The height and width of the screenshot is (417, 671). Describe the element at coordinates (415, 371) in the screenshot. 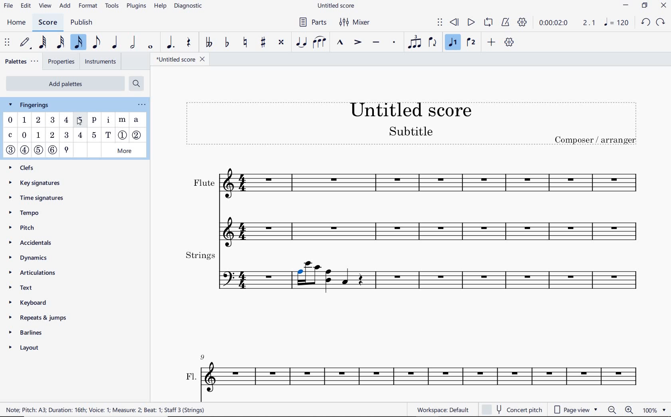

I see `Fl.` at that location.